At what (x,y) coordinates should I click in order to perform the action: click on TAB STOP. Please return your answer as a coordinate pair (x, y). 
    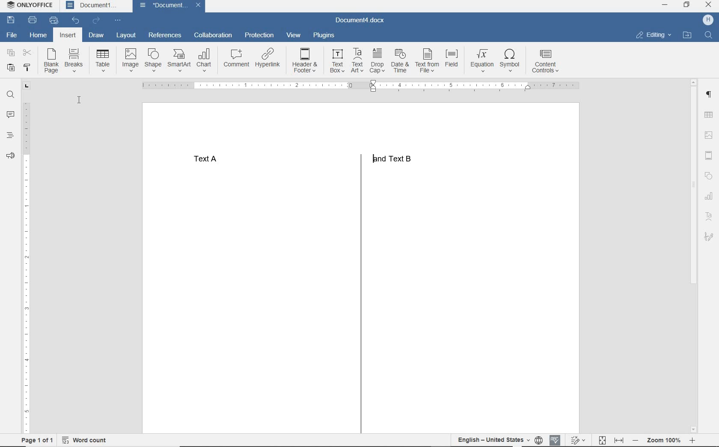
    Looking at the image, I should click on (26, 86).